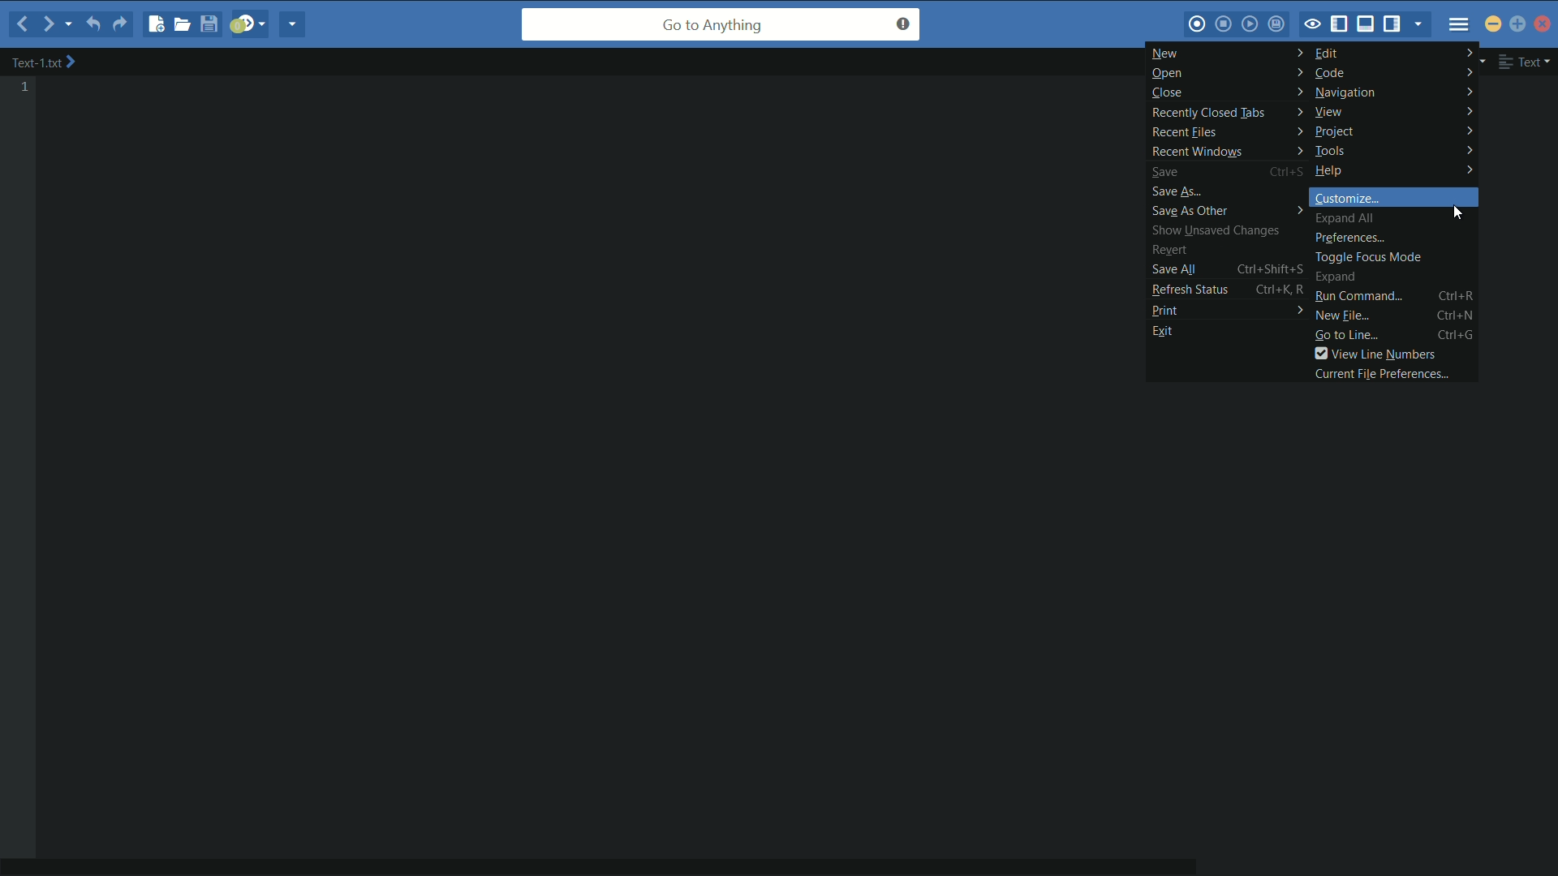 Image resolution: width=1558 pixels, height=876 pixels. I want to click on jump to next syntax checking result, so click(250, 24).